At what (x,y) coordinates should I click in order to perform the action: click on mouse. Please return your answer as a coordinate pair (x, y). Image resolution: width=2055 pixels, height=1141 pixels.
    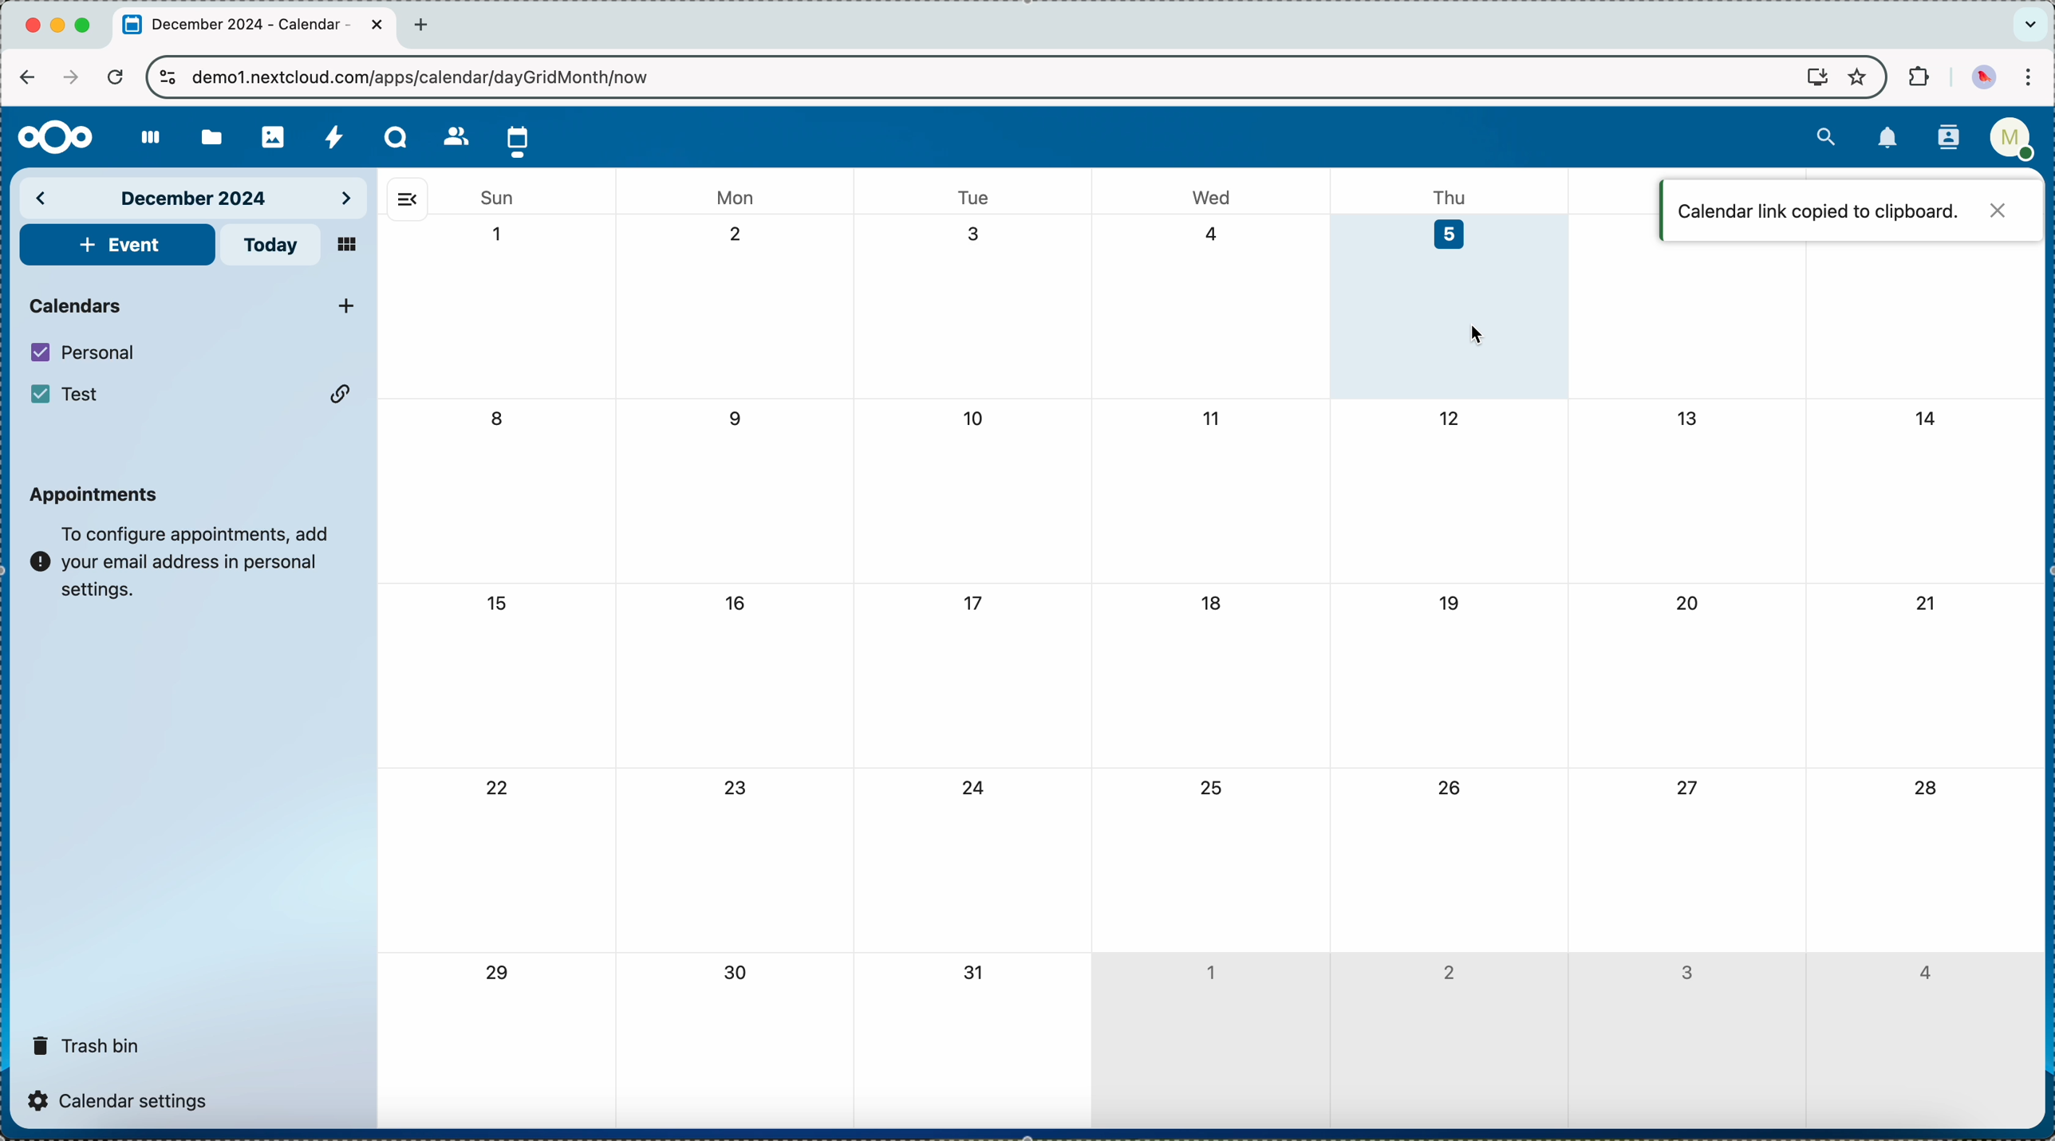
    Looking at the image, I should click on (1478, 335).